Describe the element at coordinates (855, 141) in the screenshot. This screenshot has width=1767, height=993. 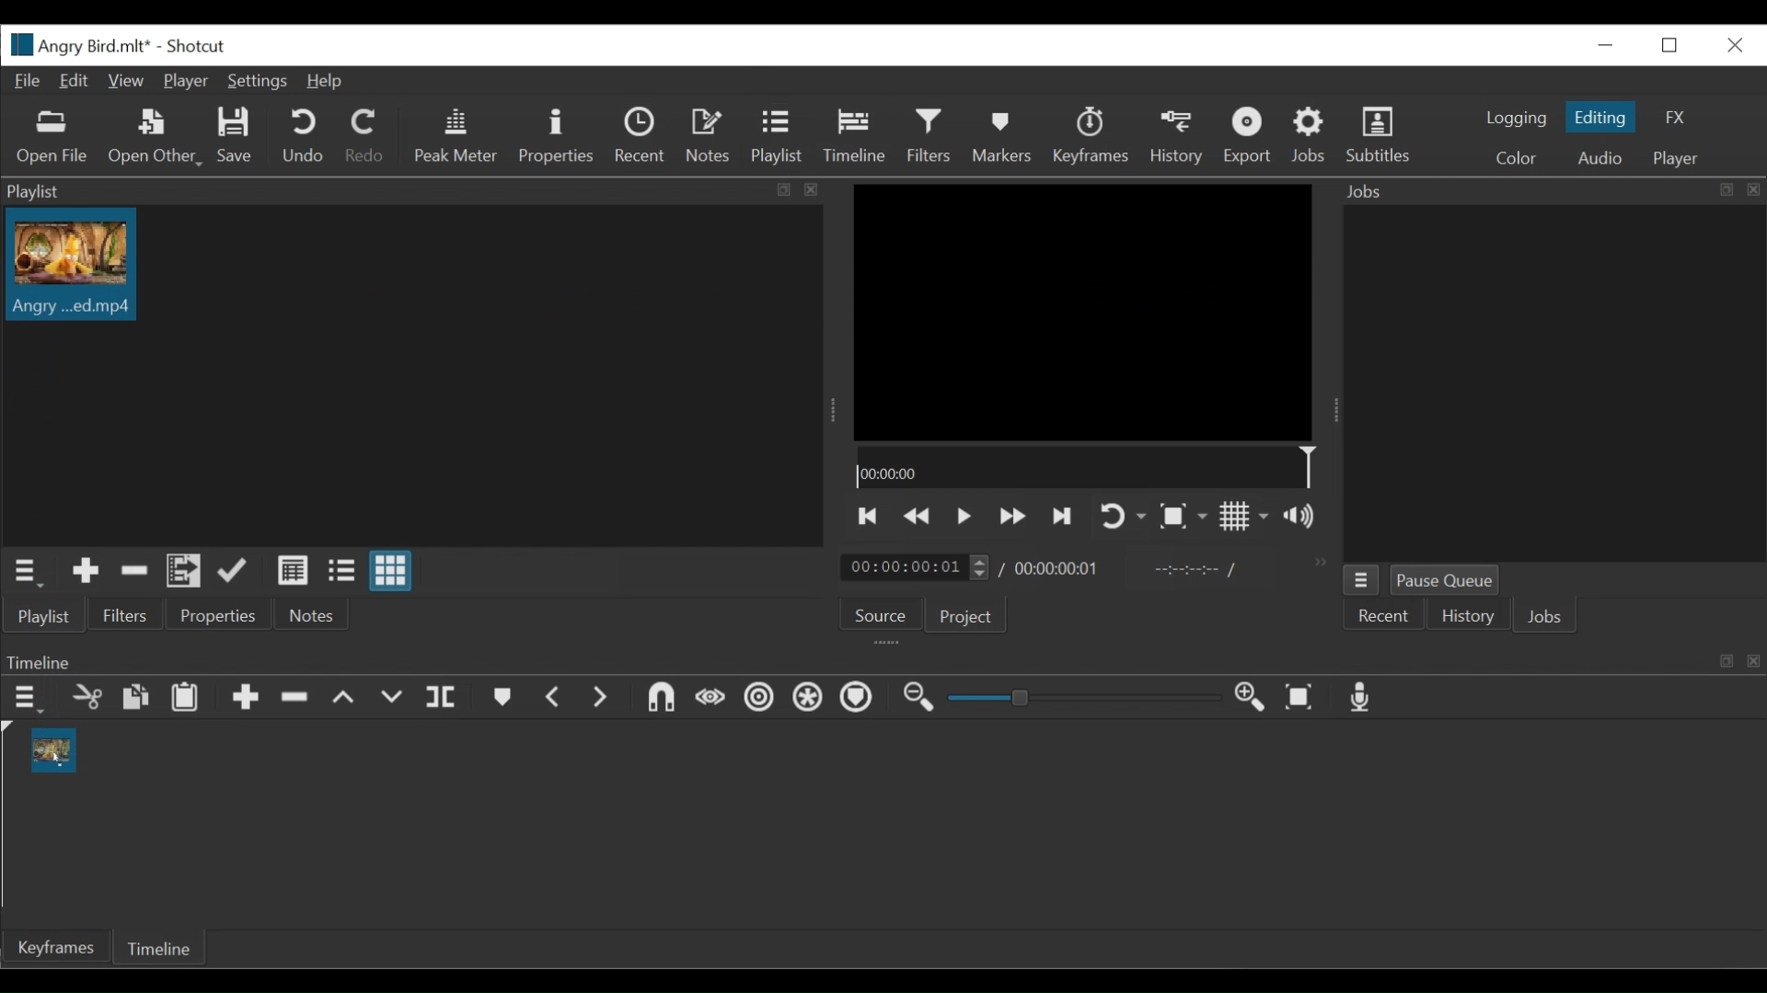
I see `Cursor` at that location.